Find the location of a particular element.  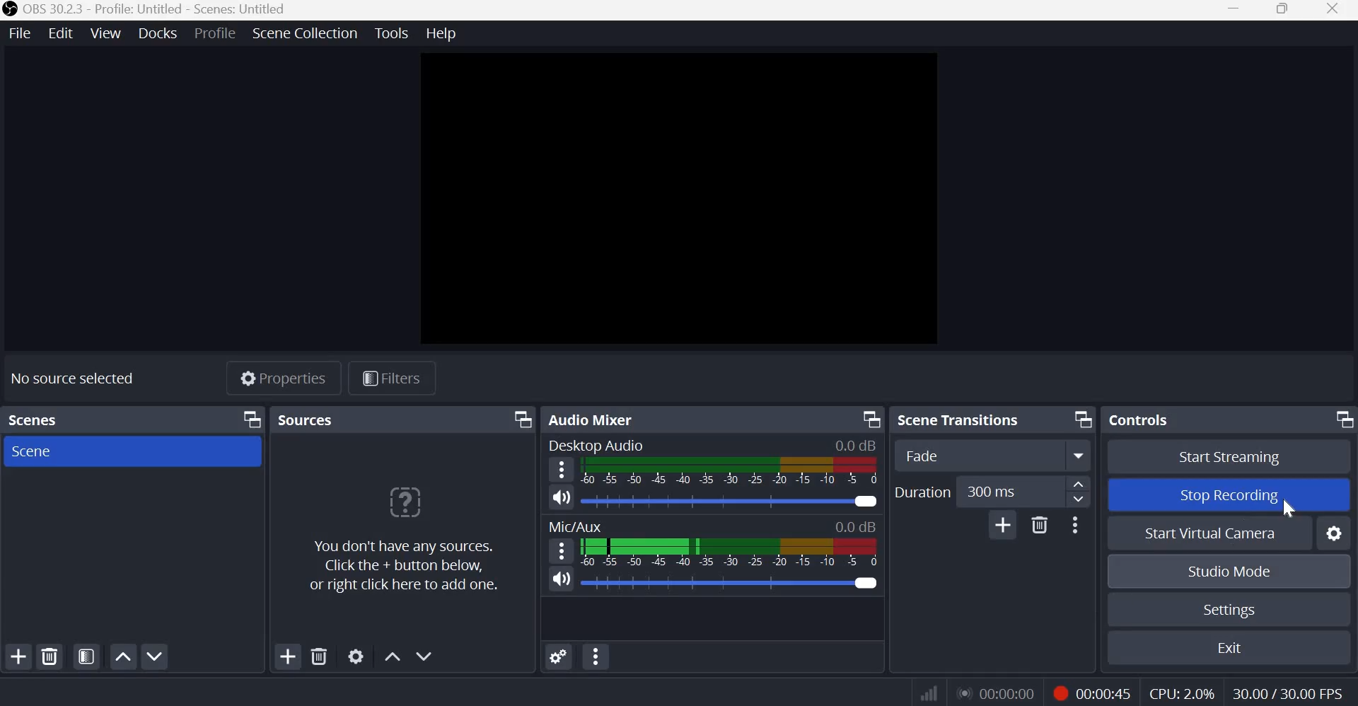

Speaker Icon is located at coordinates (561, 497).